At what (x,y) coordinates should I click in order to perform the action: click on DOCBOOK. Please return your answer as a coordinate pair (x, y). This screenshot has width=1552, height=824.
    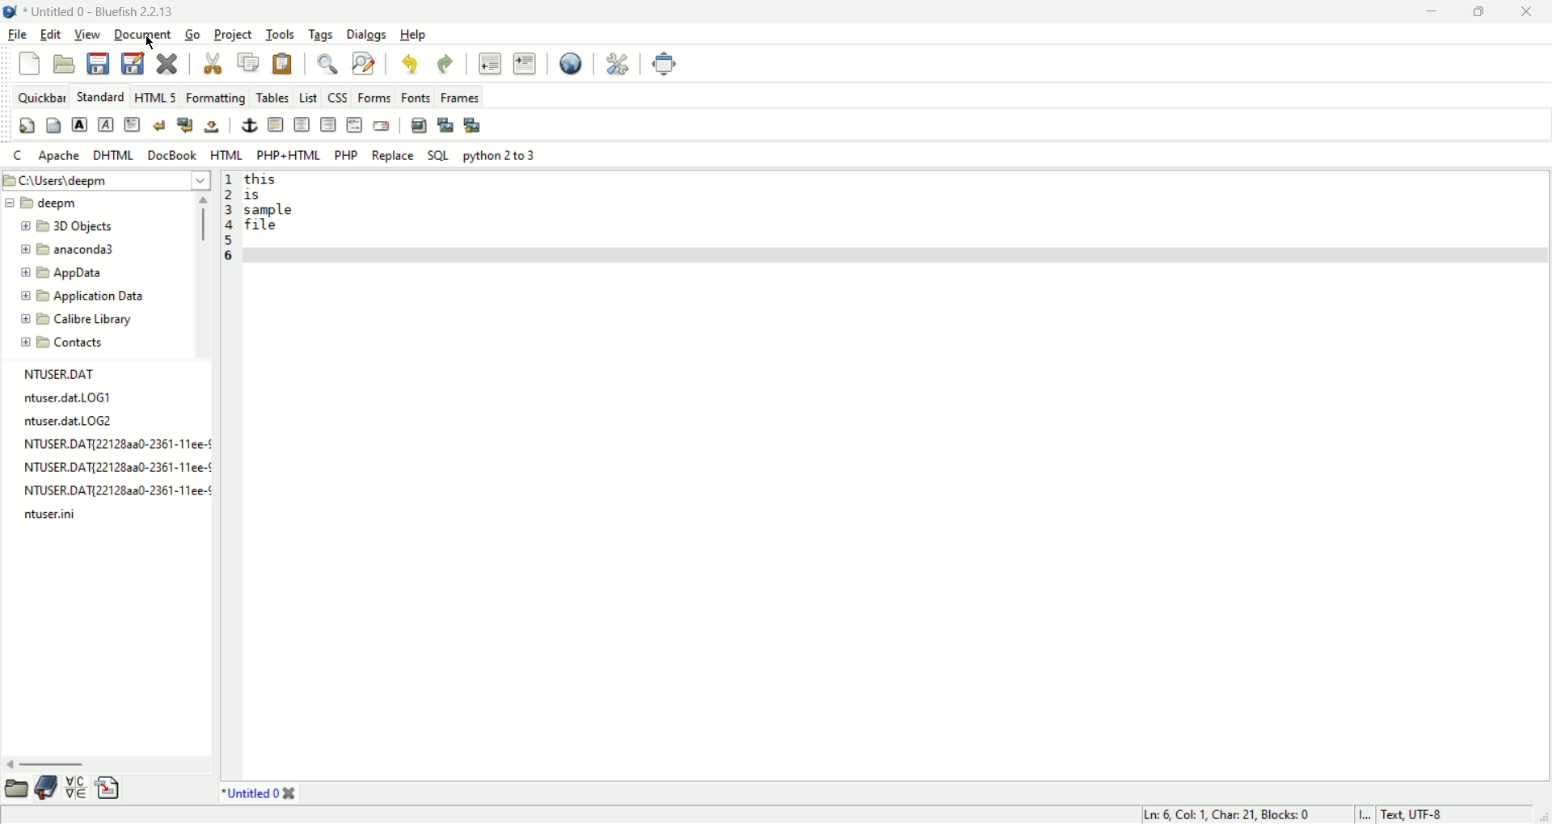
    Looking at the image, I should click on (173, 154).